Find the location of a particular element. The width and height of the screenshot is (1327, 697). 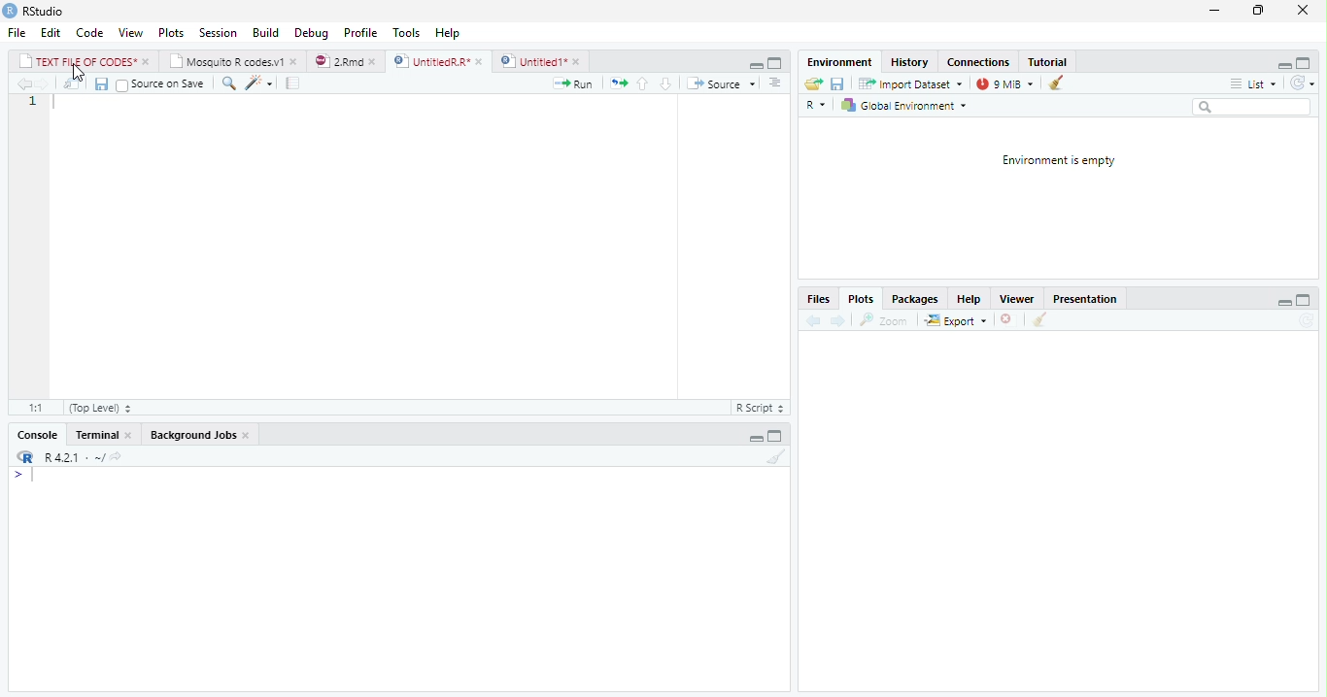

go to previous section/chunk is located at coordinates (642, 83).